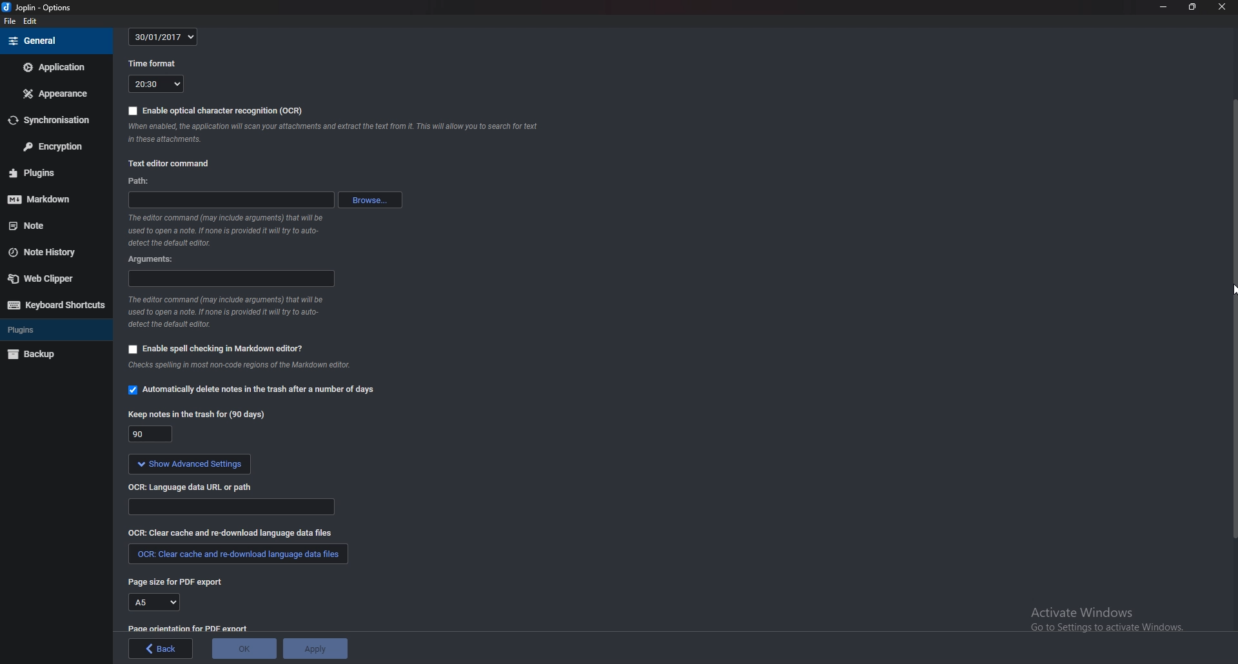 The height and width of the screenshot is (664, 1238). What do you see at coordinates (190, 628) in the screenshot?
I see `Page orientation for pdf export` at bounding box center [190, 628].